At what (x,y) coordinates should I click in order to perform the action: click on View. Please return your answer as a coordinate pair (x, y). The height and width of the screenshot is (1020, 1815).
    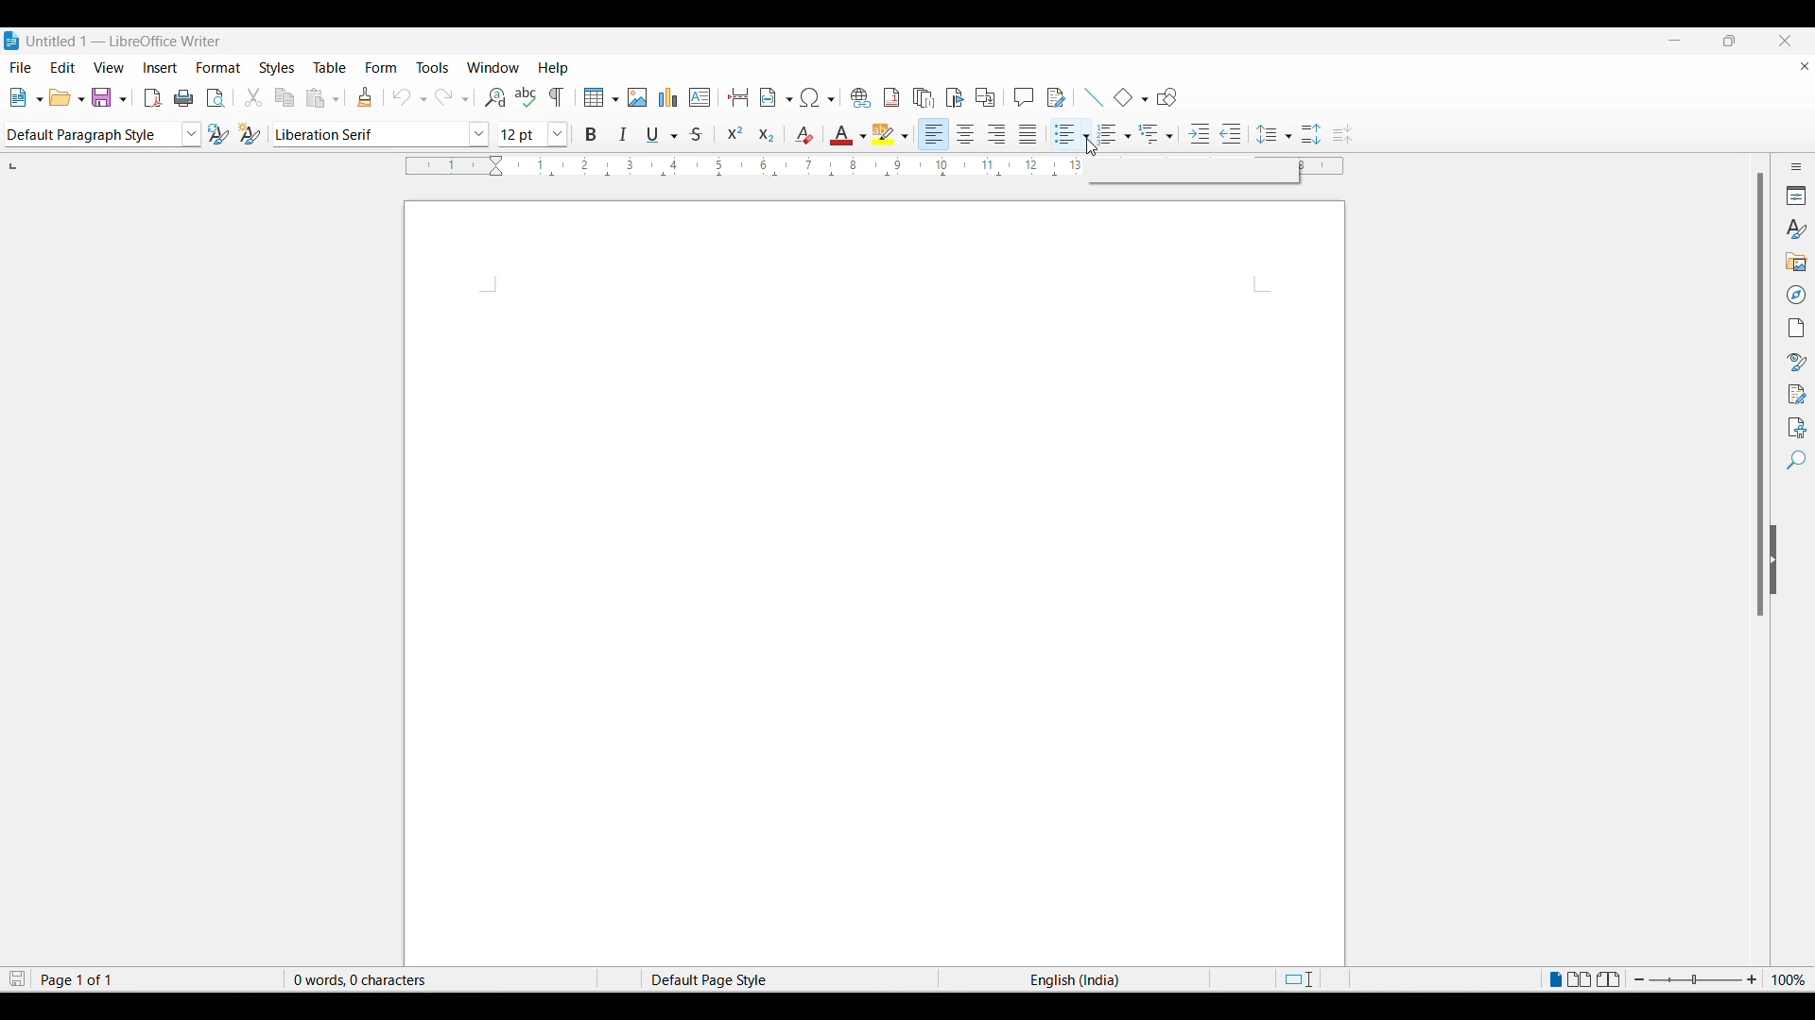
    Looking at the image, I should click on (108, 66).